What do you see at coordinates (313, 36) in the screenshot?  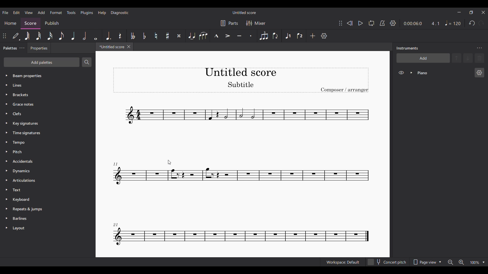 I see `Add` at bounding box center [313, 36].